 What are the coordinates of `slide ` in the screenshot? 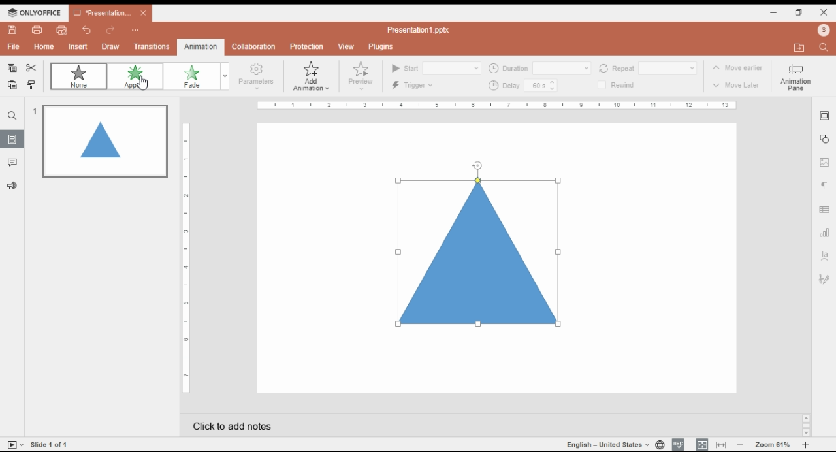 It's located at (48, 444).